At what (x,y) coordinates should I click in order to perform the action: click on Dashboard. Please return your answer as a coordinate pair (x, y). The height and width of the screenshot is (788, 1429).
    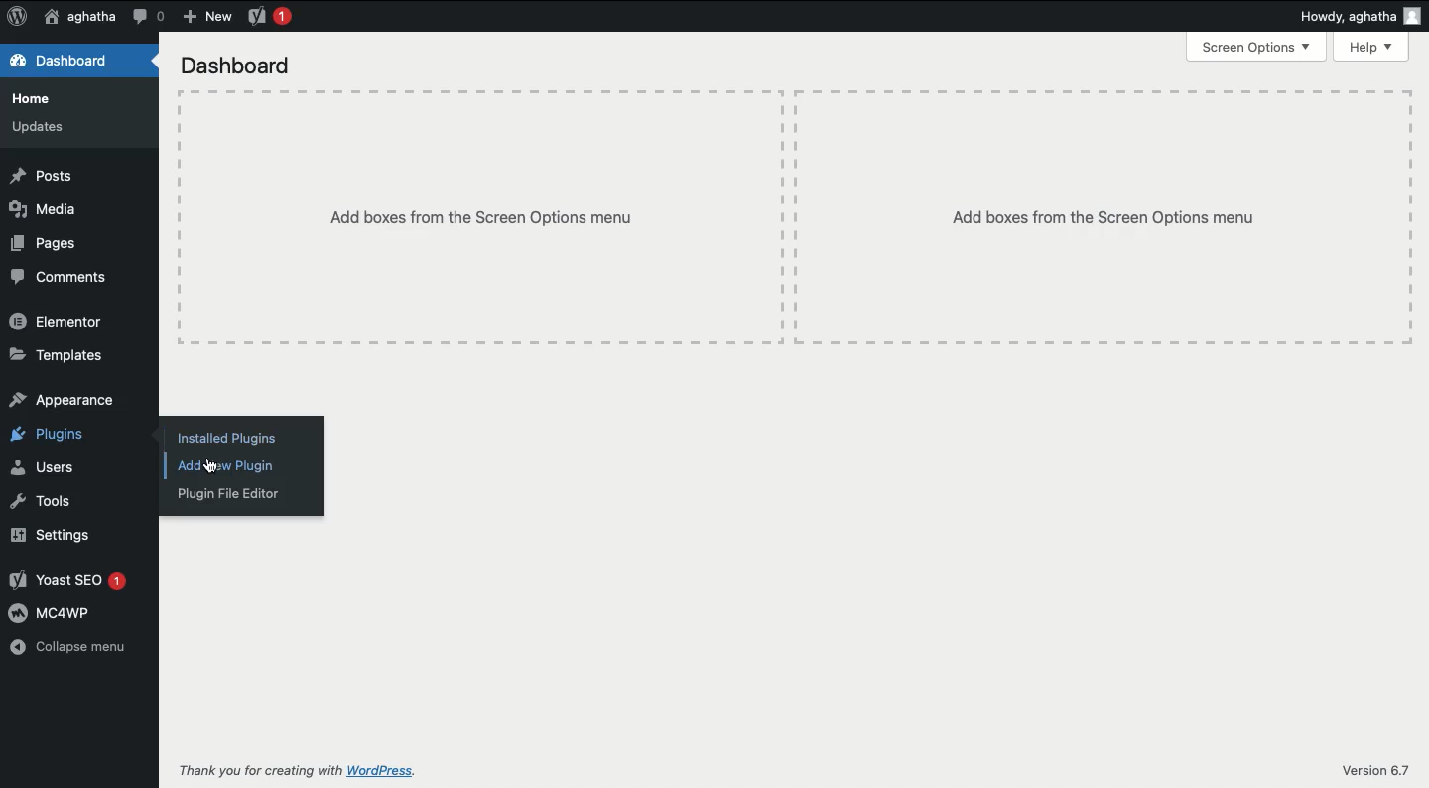
    Looking at the image, I should click on (240, 66).